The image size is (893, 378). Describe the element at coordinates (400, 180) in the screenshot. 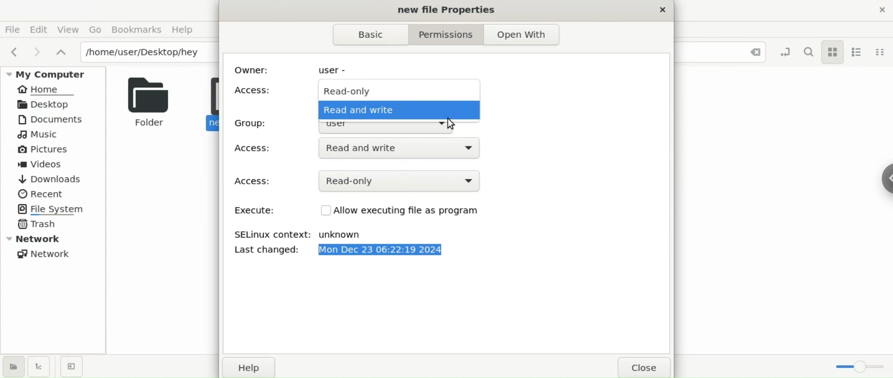

I see `Read-only ` at that location.